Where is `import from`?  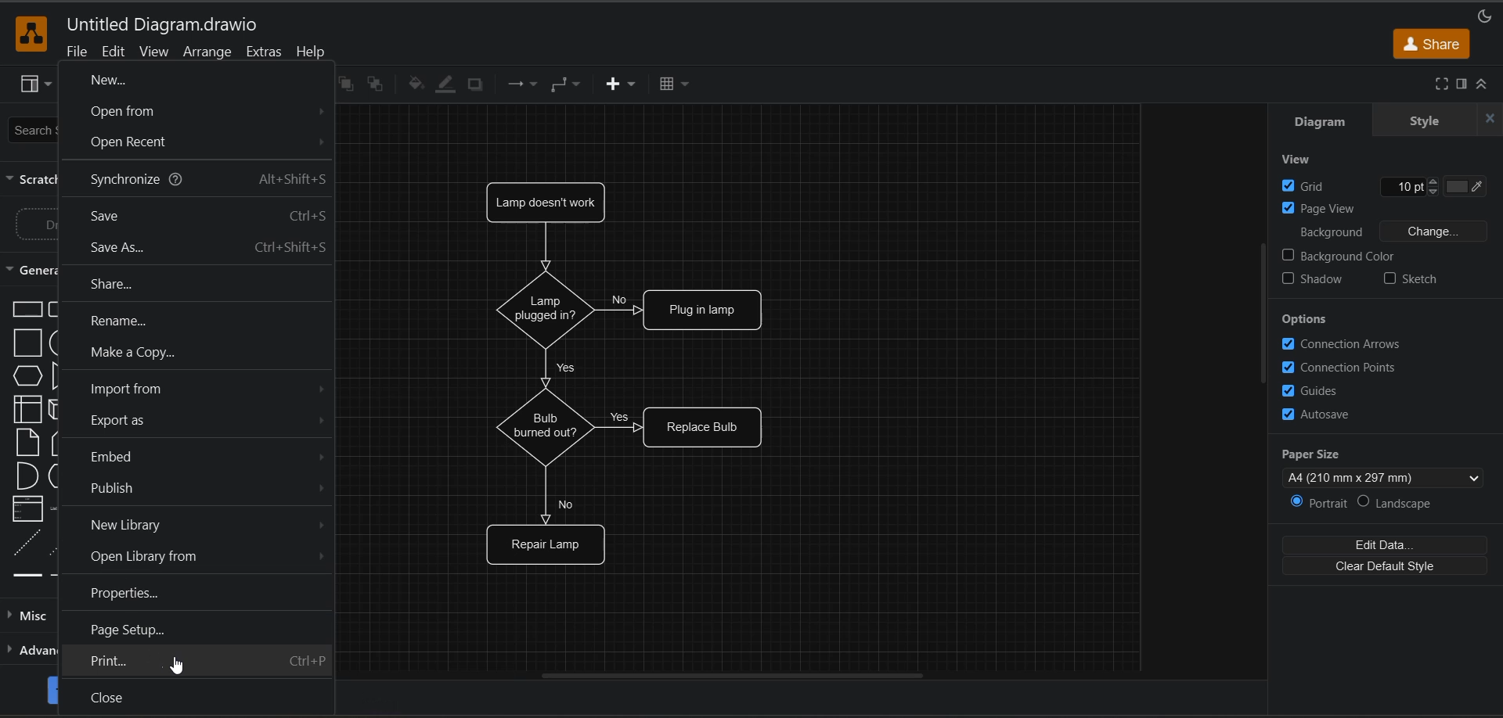 import from is located at coordinates (209, 388).